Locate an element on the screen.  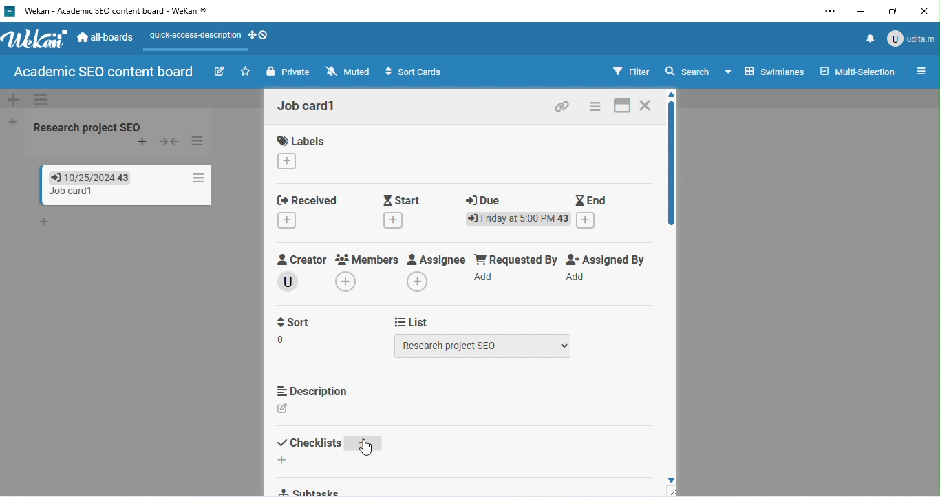
select board view is located at coordinates (765, 71).